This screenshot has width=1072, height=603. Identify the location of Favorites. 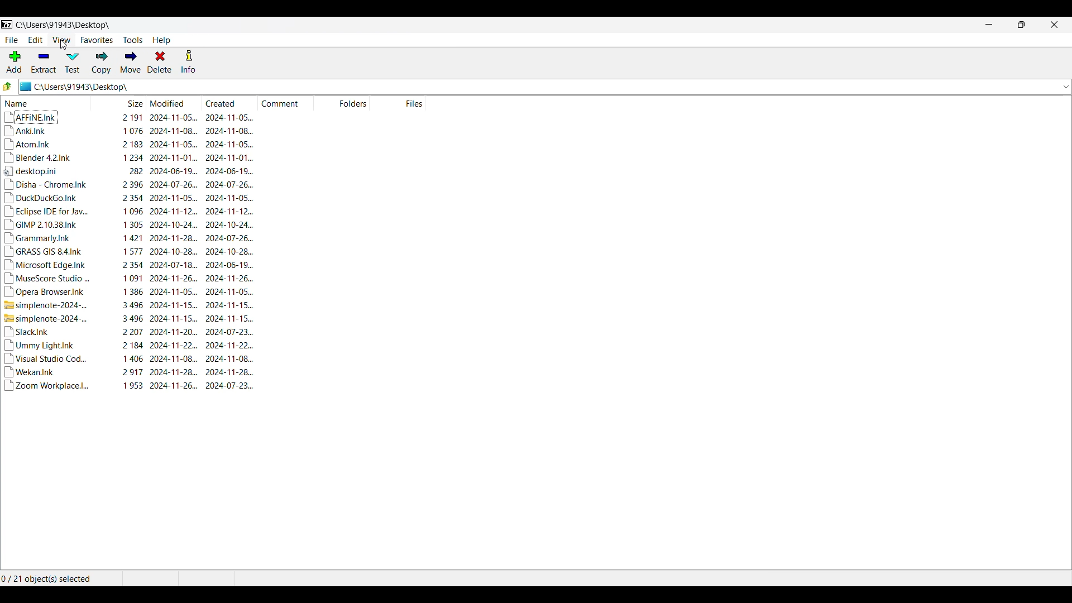
(97, 40).